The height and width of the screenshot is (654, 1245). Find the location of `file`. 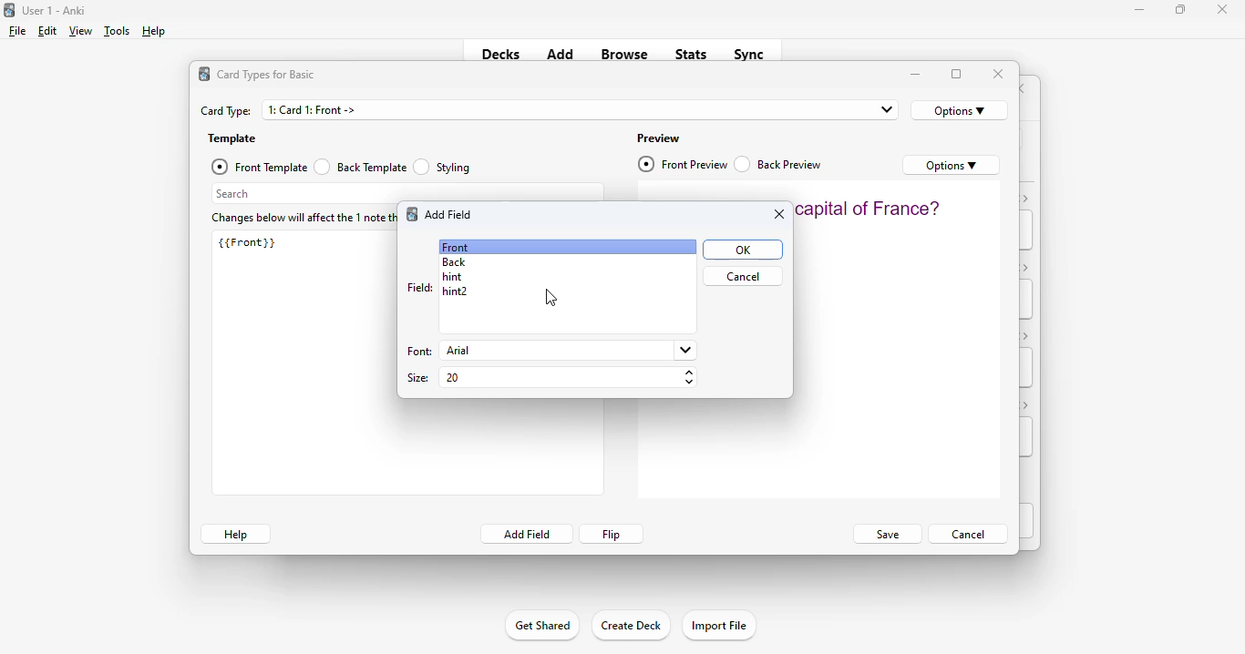

file is located at coordinates (17, 31).